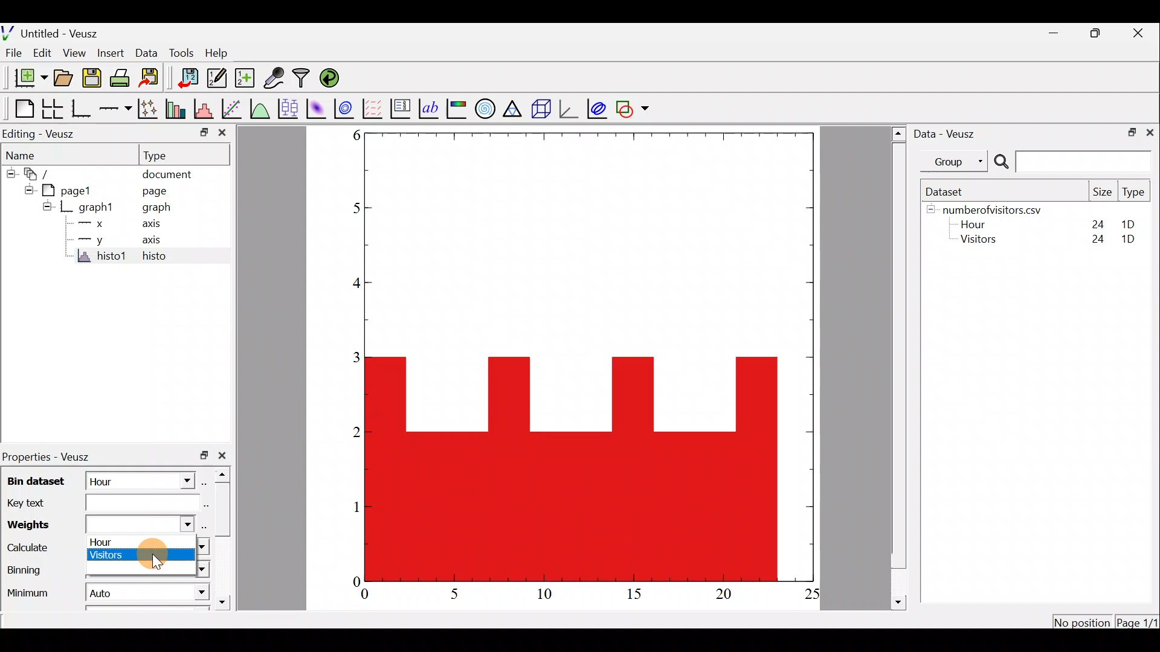 This screenshot has height=652, width=1160. I want to click on plot a function, so click(262, 108).